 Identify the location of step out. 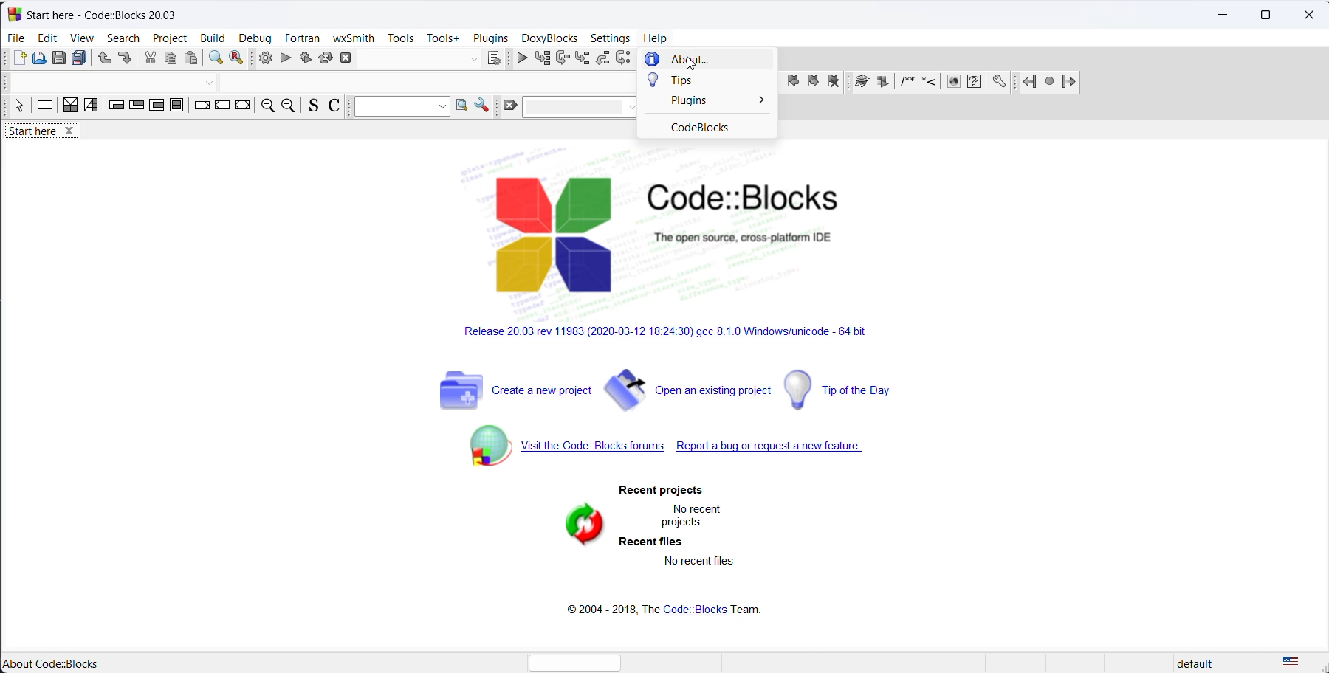
(602, 60).